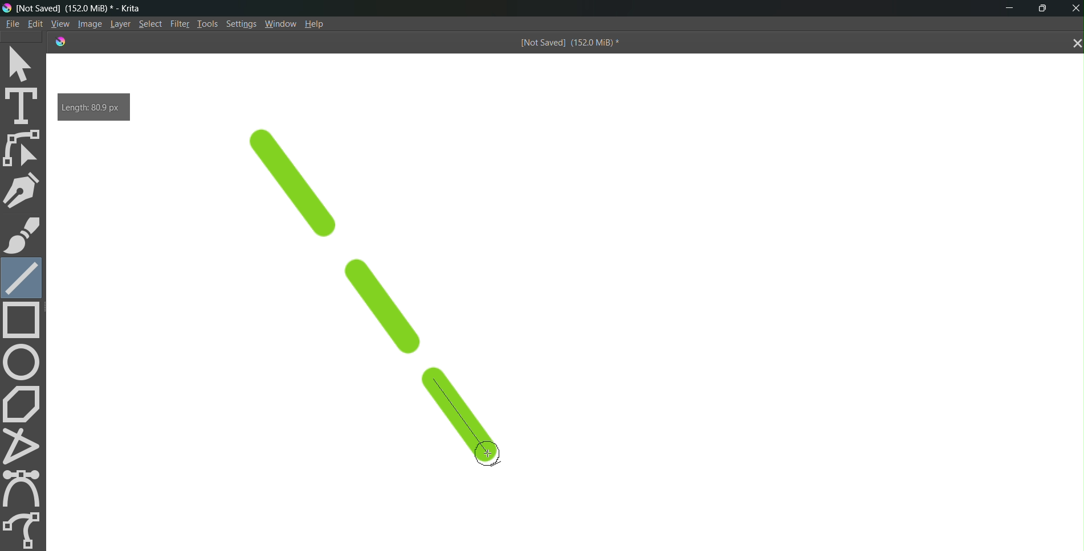 This screenshot has width=1084, height=551. What do you see at coordinates (25, 190) in the screenshot?
I see `pen` at bounding box center [25, 190].